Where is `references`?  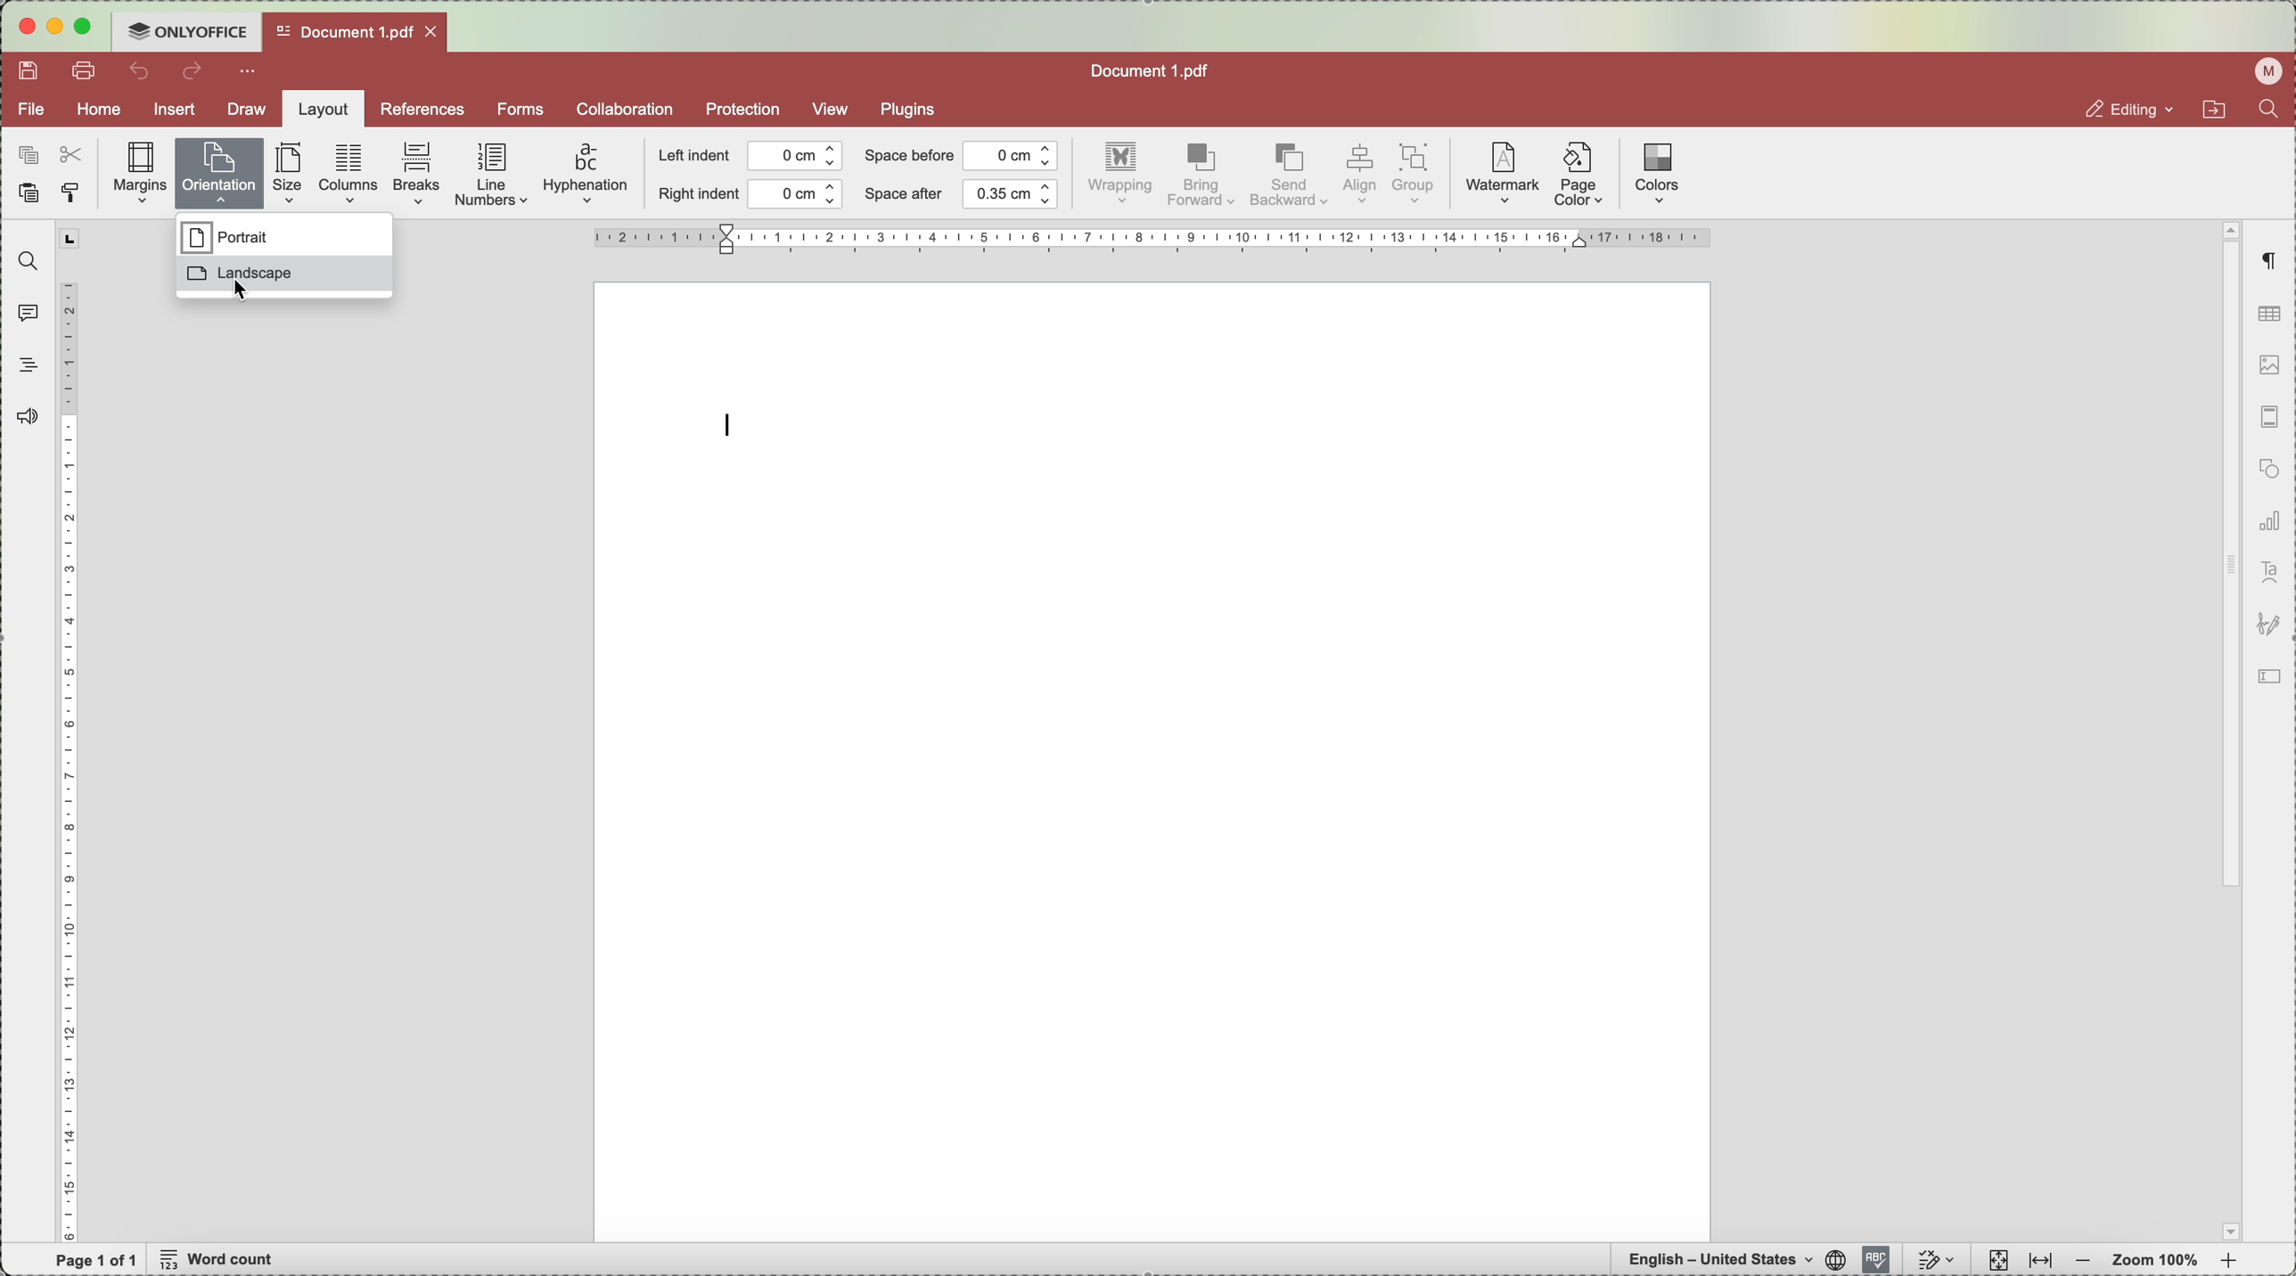 references is located at coordinates (422, 109).